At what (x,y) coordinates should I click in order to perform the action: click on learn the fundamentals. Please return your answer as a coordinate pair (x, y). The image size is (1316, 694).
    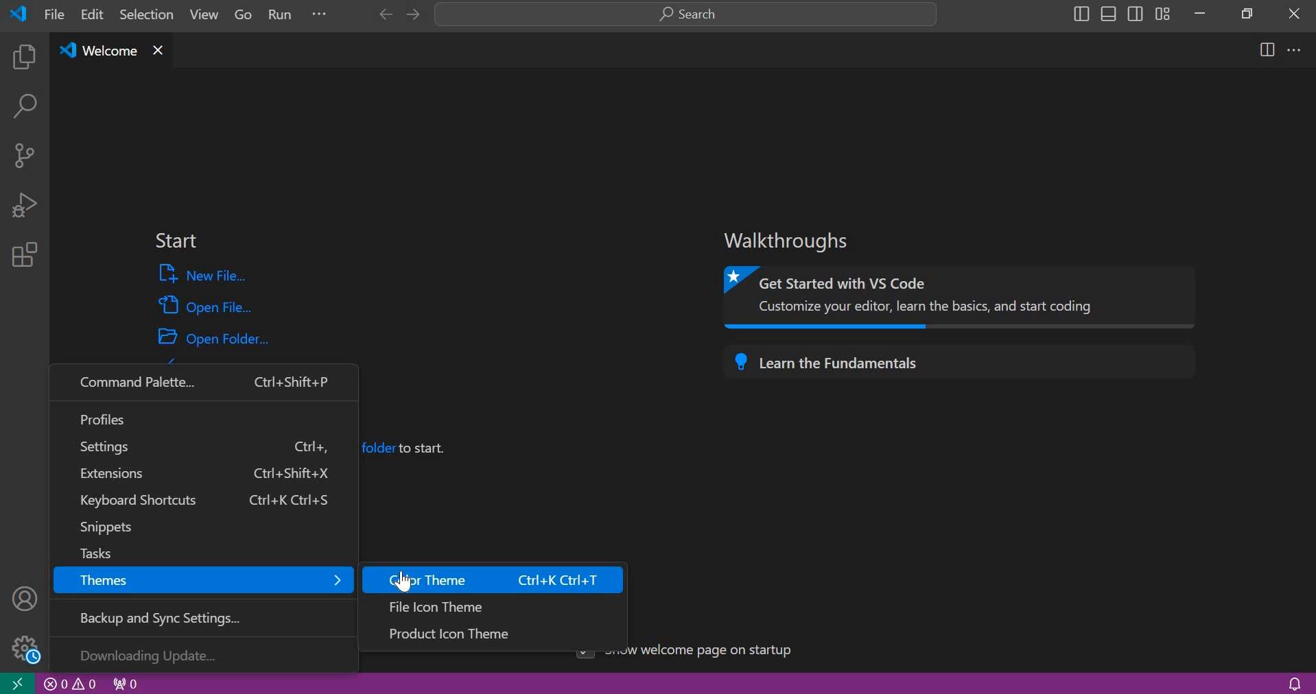
    Looking at the image, I should click on (965, 362).